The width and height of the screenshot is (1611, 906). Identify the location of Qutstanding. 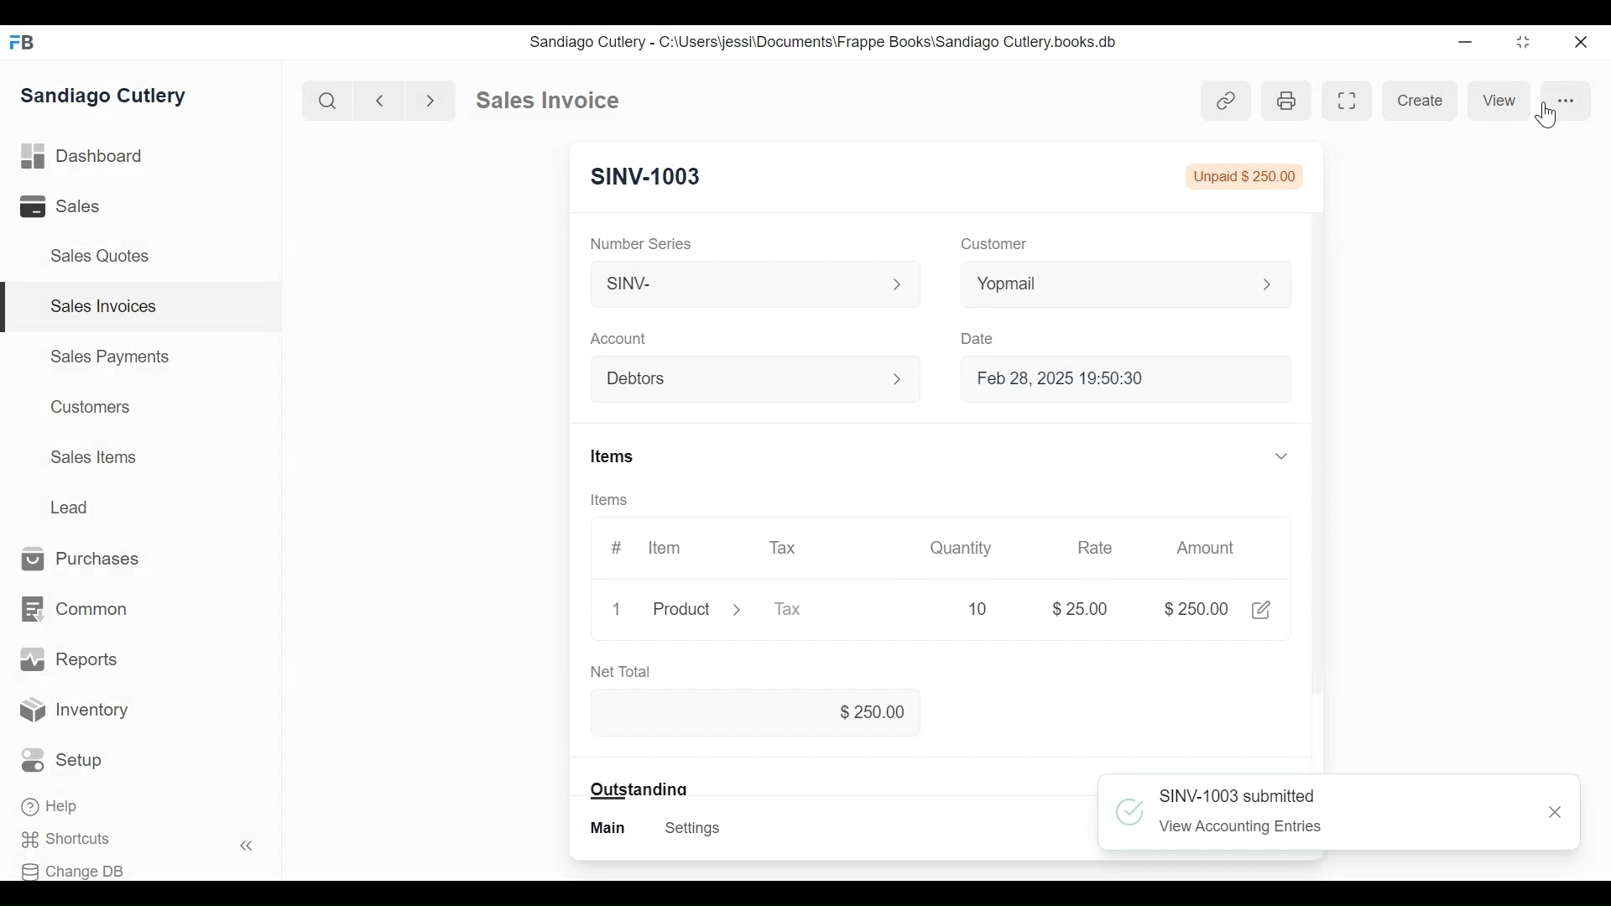
(639, 789).